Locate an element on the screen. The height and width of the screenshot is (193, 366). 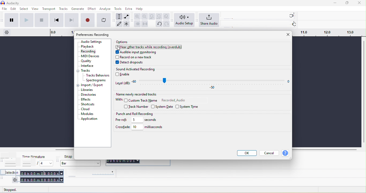
effect is located at coordinates (92, 9).